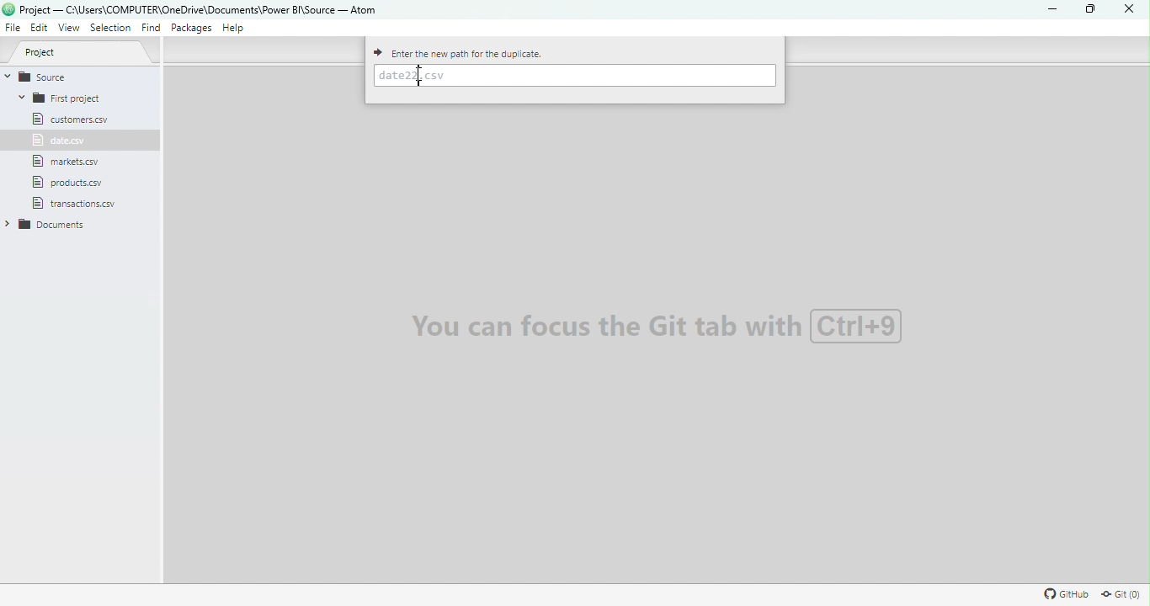 This screenshot has height=606, width=1150. Describe the element at coordinates (67, 98) in the screenshot. I see `Folder` at that location.